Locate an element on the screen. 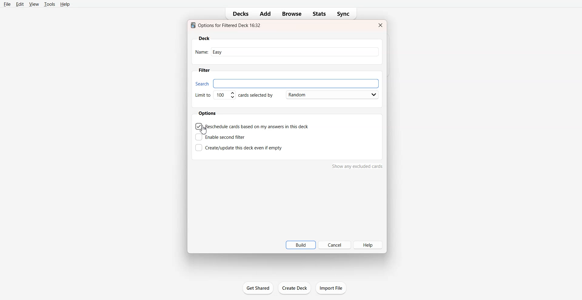 This screenshot has height=300, width=582. Deck is located at coordinates (204, 38).